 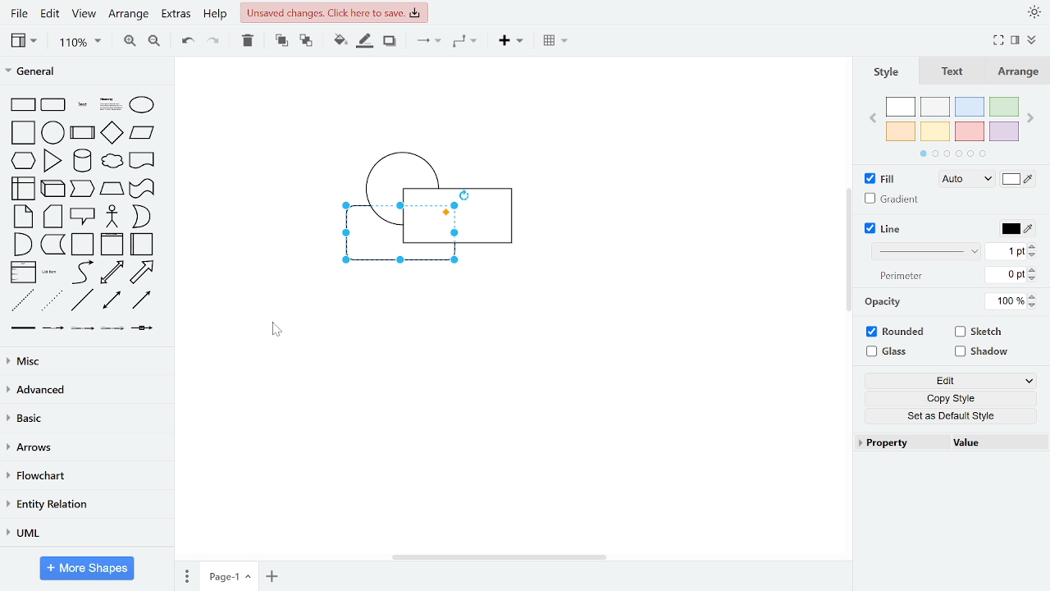 What do you see at coordinates (276, 330) in the screenshot?
I see `Cursor` at bounding box center [276, 330].